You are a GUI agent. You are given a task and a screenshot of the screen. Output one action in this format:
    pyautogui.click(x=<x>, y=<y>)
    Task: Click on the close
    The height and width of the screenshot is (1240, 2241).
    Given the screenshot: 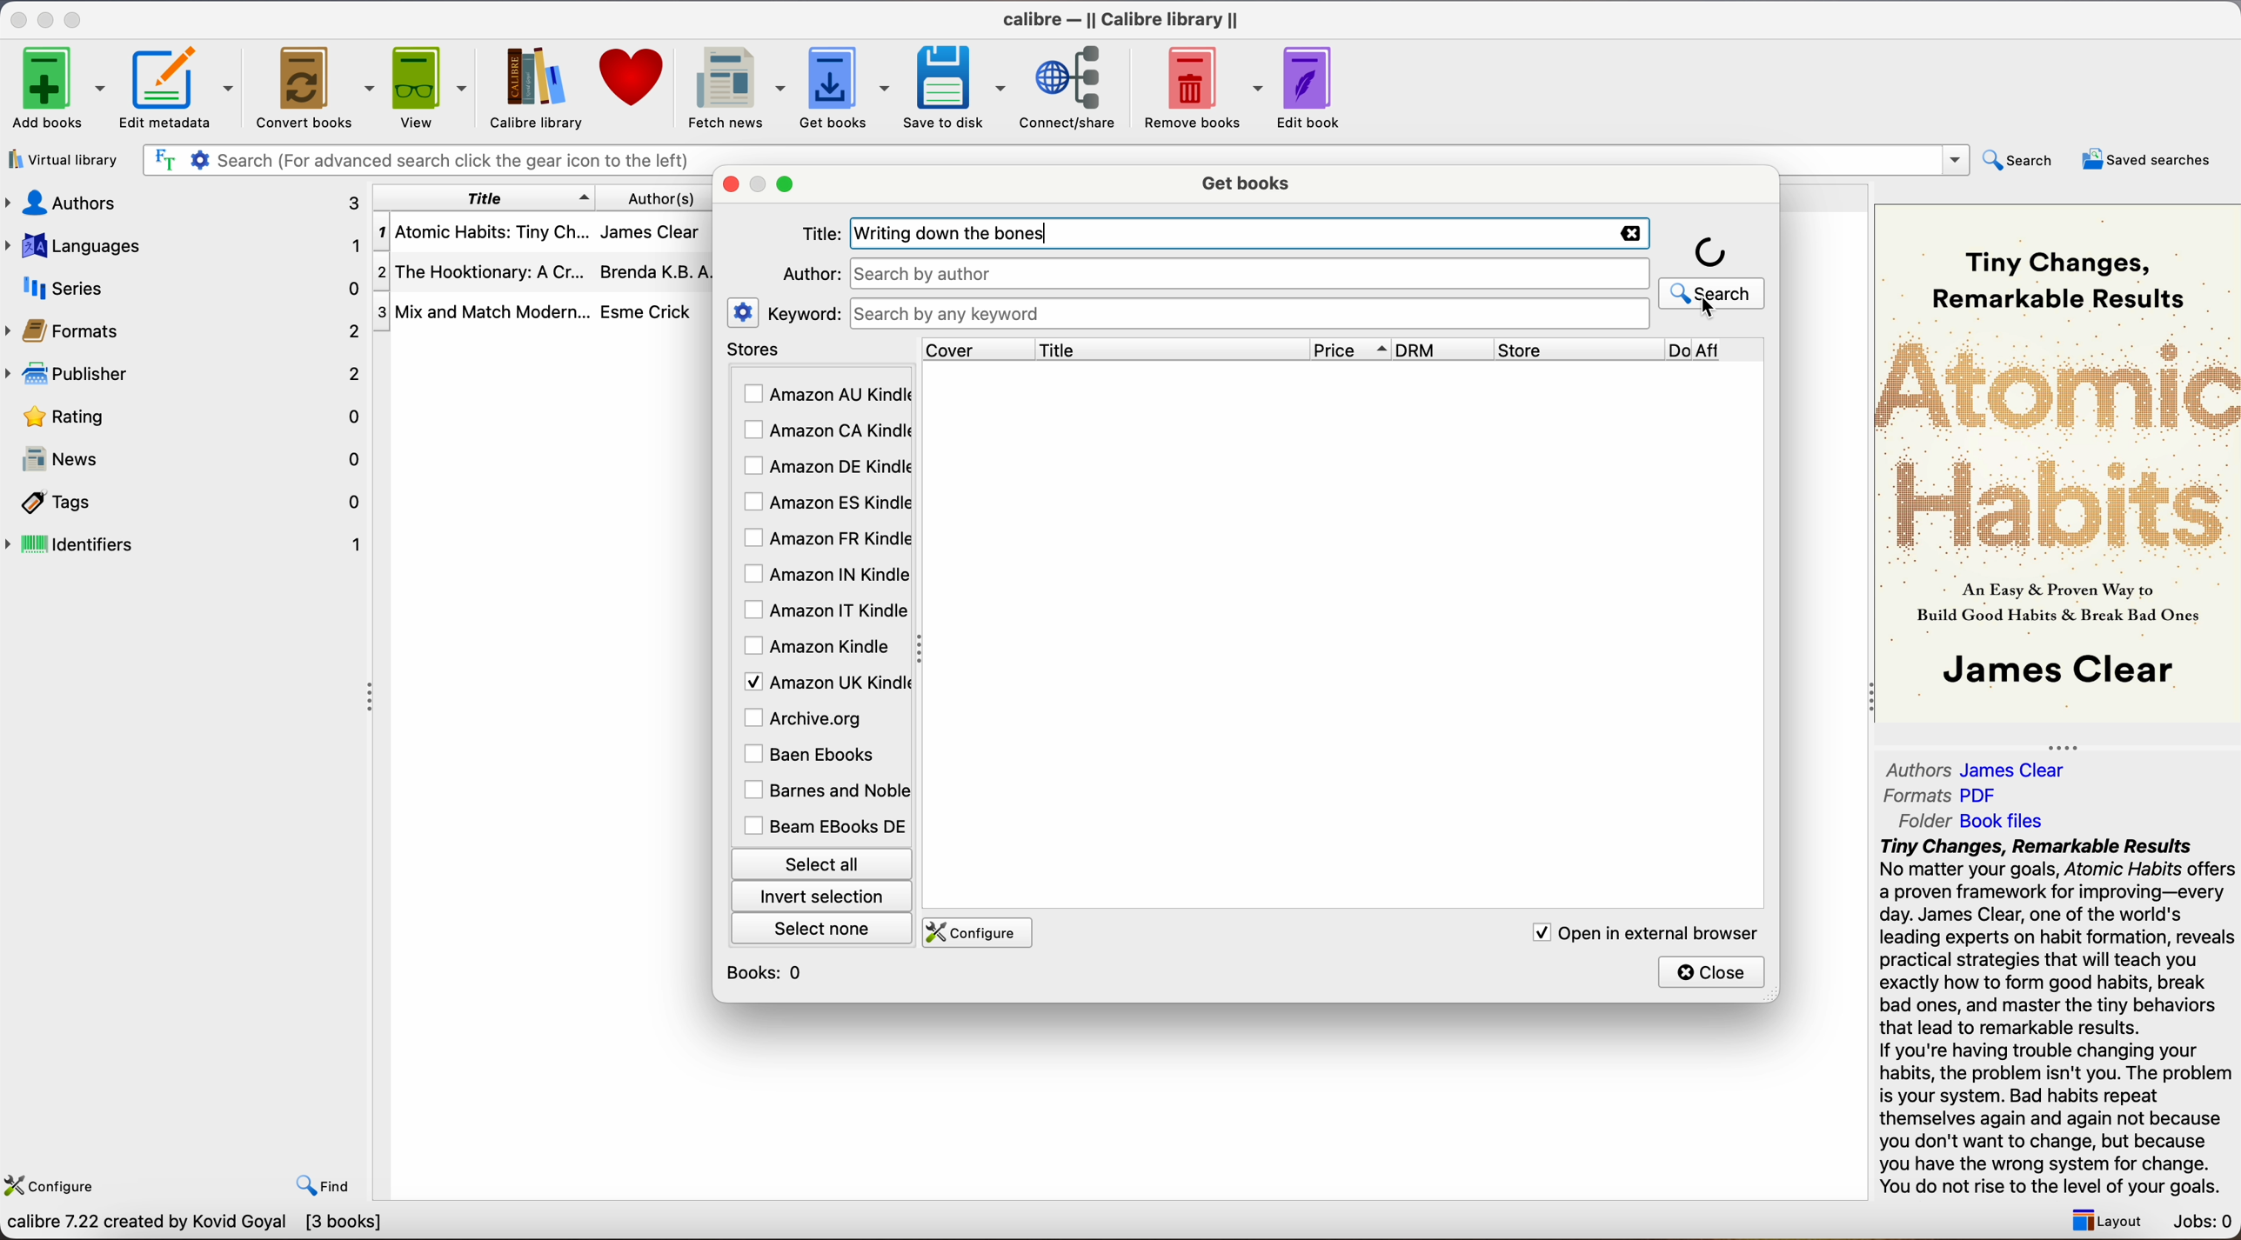 What is the action you would take?
    pyautogui.click(x=17, y=19)
    